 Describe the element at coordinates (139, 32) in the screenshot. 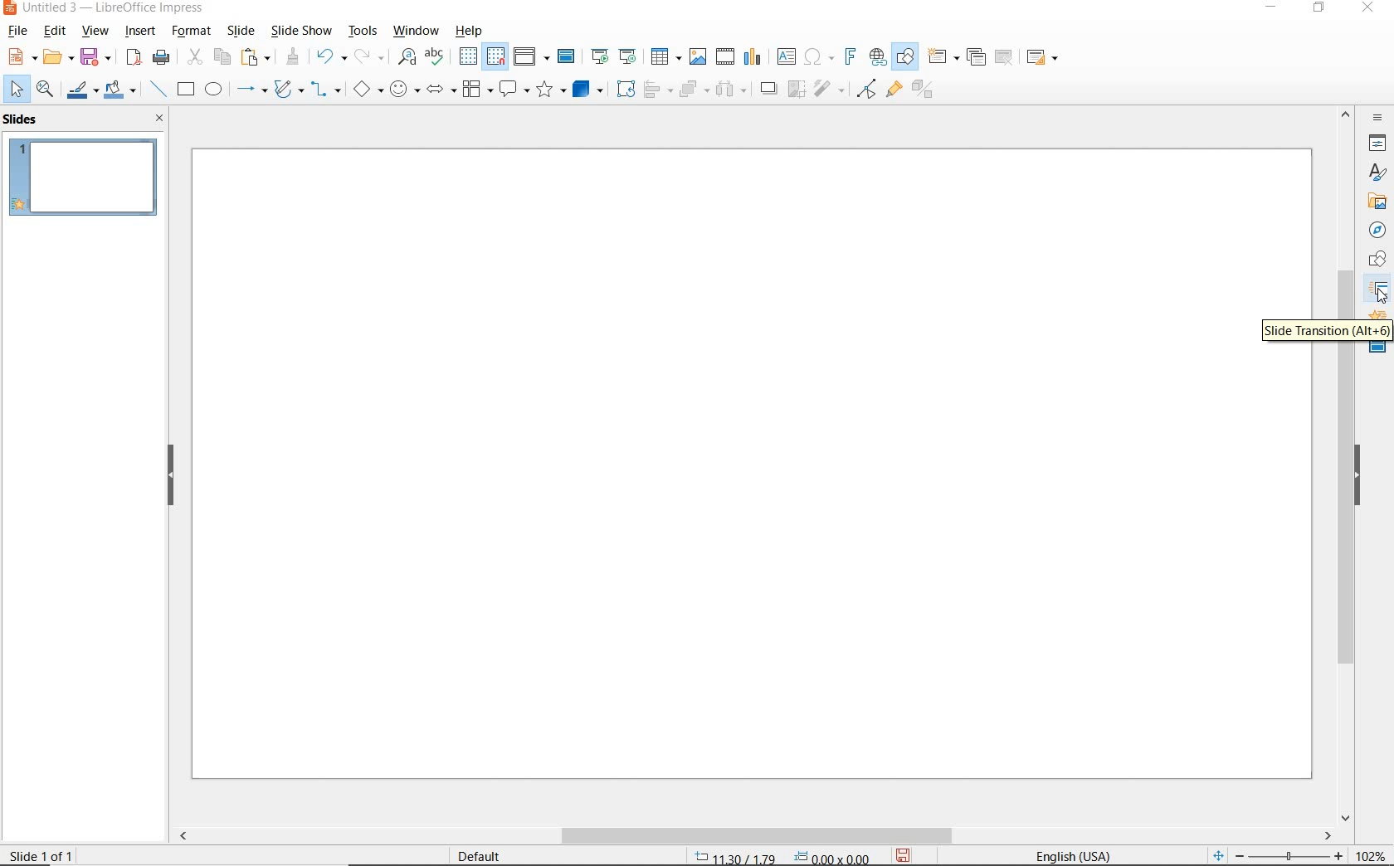

I see `INSERT` at that location.